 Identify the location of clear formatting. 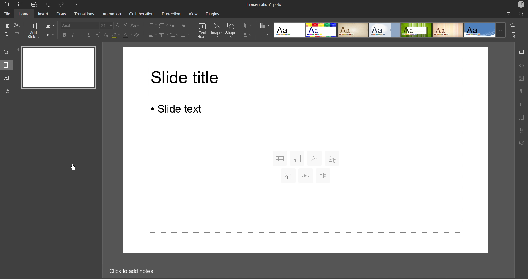
(137, 35).